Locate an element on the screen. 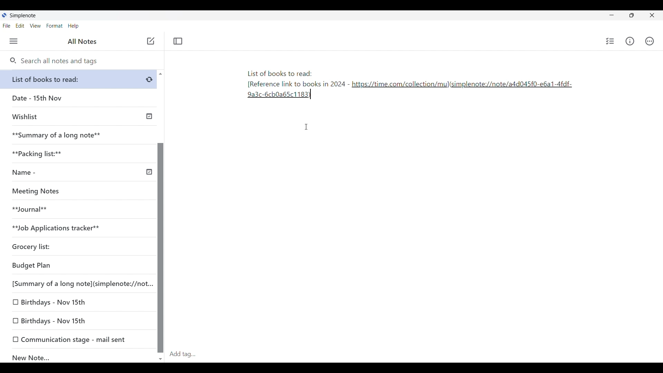 Image resolution: width=663 pixels, height=373 pixels. File is located at coordinates (7, 26).